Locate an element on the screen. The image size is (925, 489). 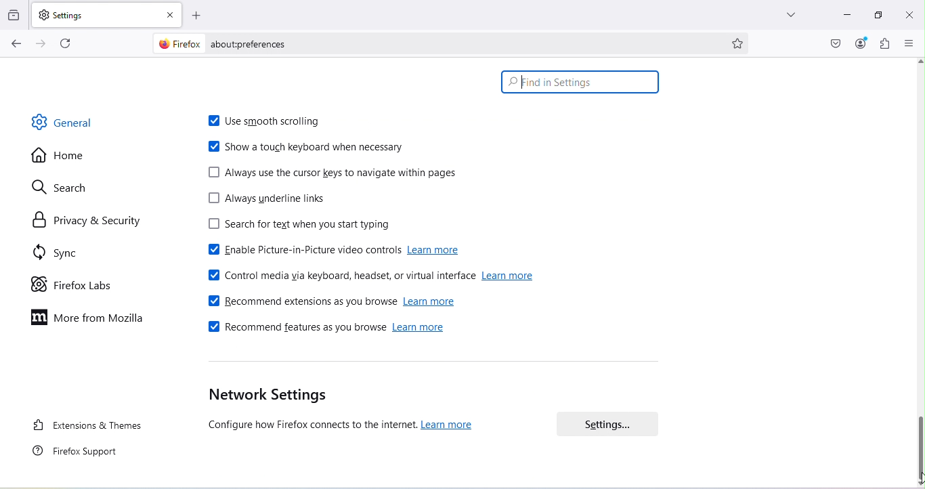
General is located at coordinates (67, 124).